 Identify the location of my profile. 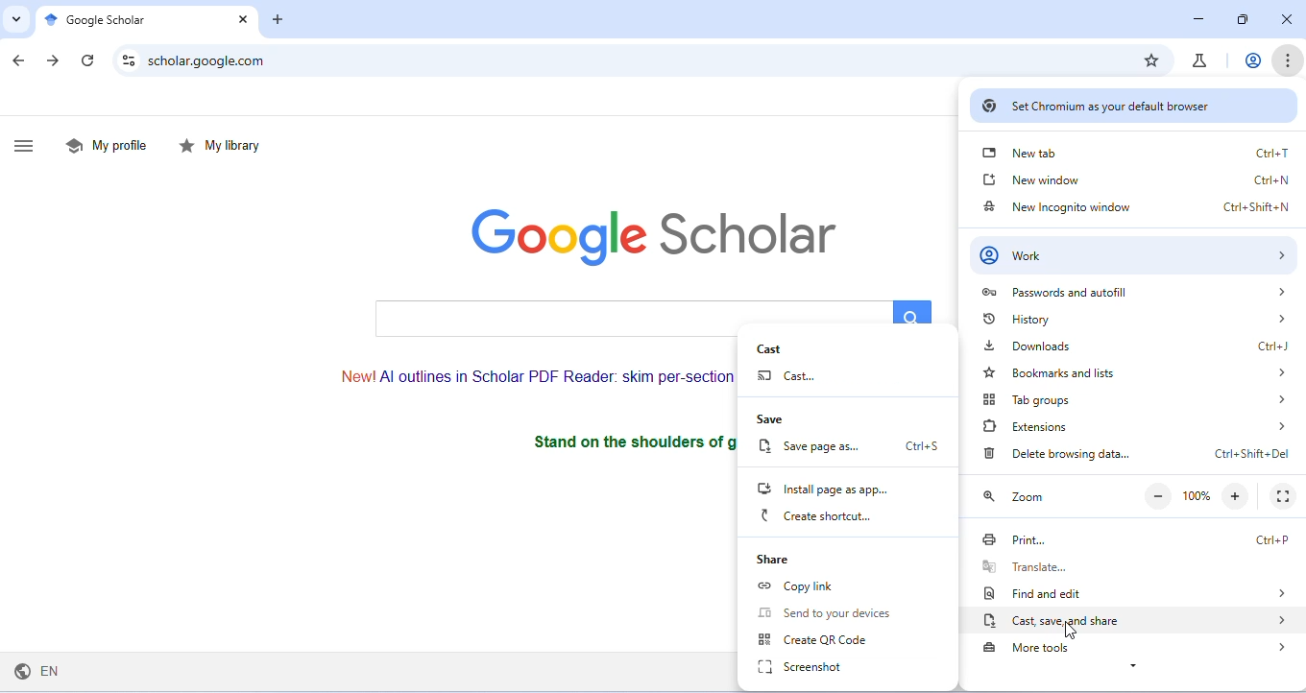
(107, 144).